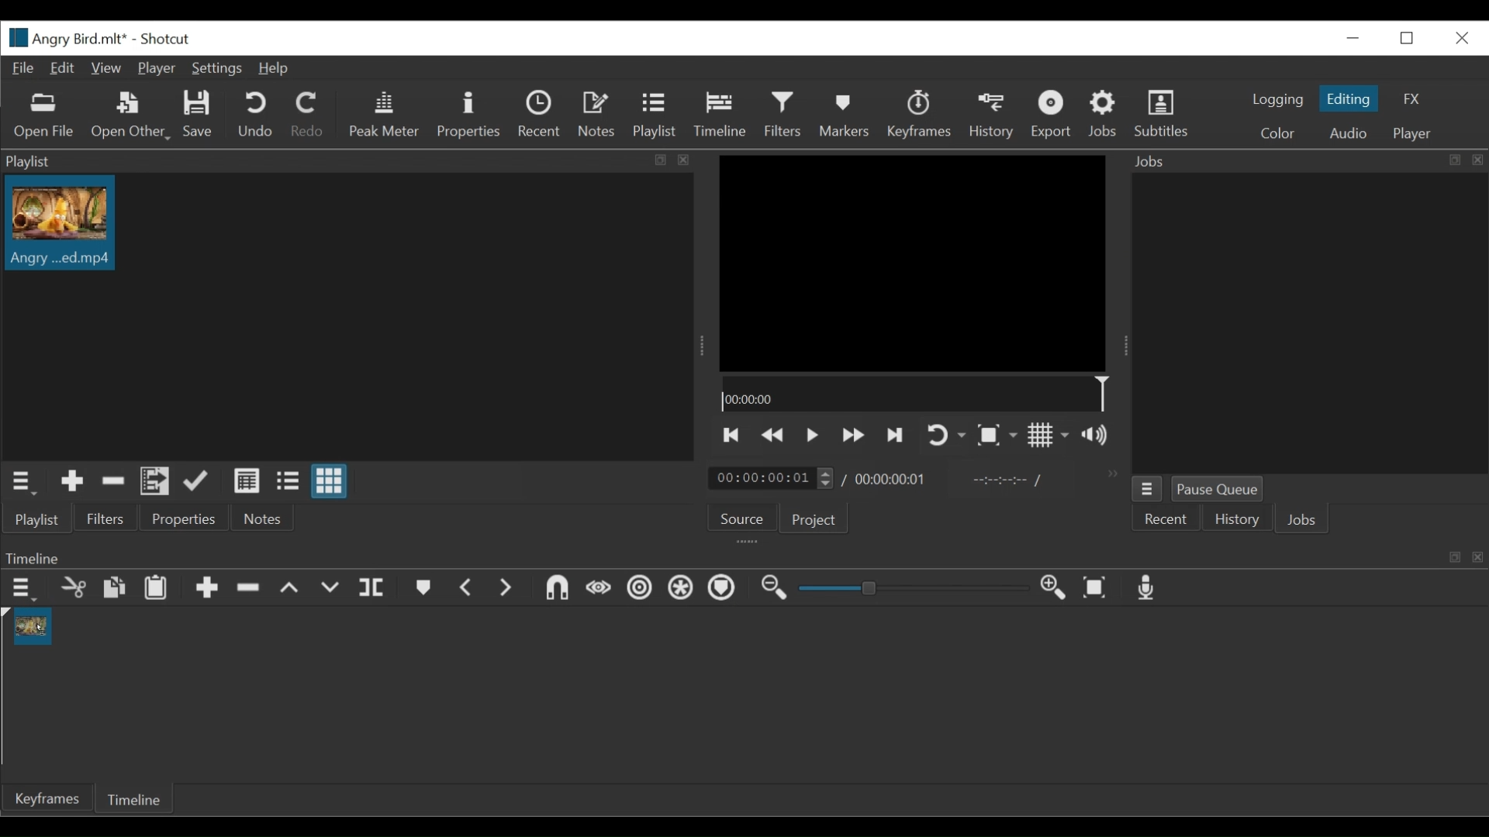  I want to click on Update, so click(199, 482).